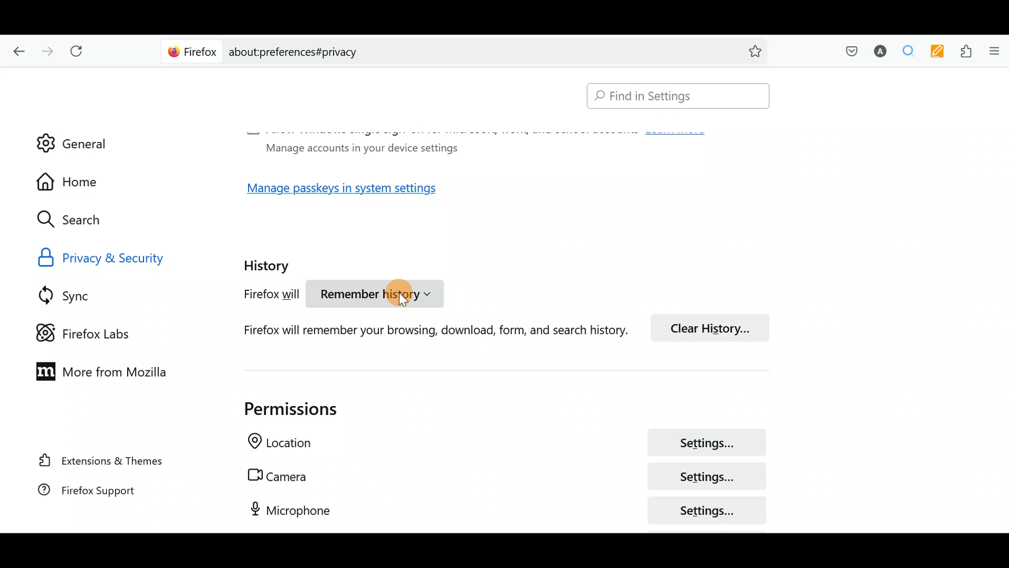  I want to click on Search bar, so click(673, 97).